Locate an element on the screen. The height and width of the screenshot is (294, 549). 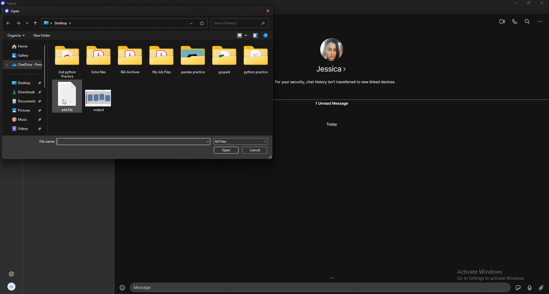
documents is located at coordinates (24, 102).